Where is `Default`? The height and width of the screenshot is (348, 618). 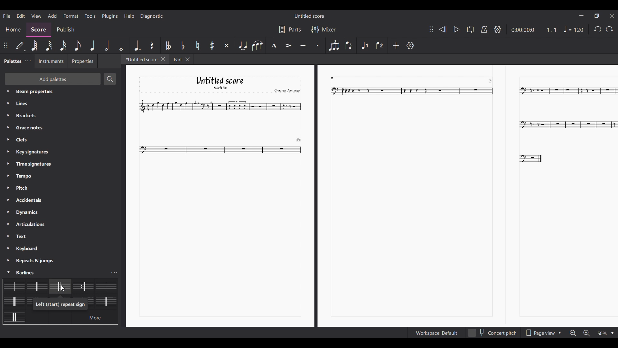
Default is located at coordinates (20, 46).